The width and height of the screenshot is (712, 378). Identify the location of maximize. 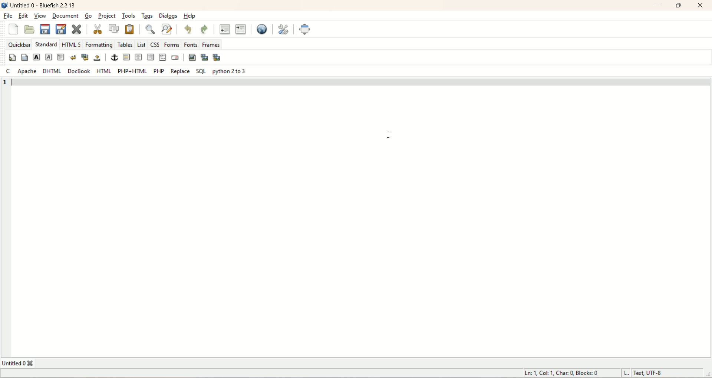
(679, 6).